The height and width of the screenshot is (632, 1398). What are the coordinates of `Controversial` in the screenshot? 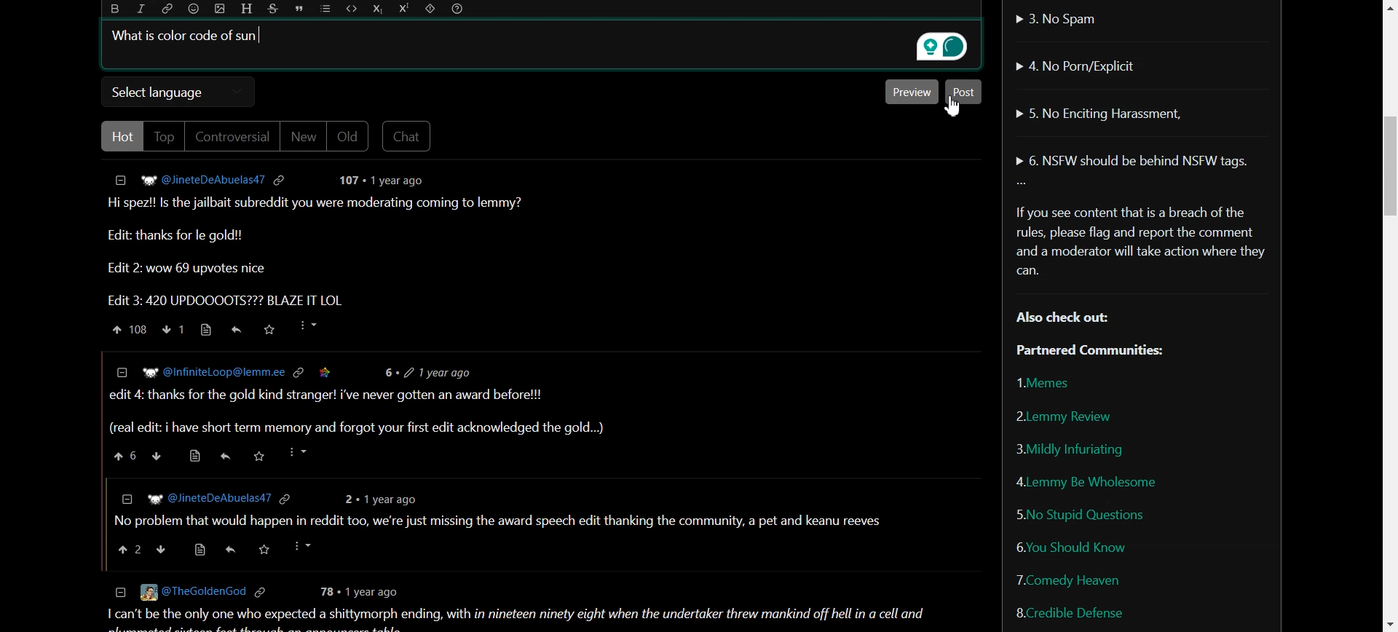 It's located at (234, 137).